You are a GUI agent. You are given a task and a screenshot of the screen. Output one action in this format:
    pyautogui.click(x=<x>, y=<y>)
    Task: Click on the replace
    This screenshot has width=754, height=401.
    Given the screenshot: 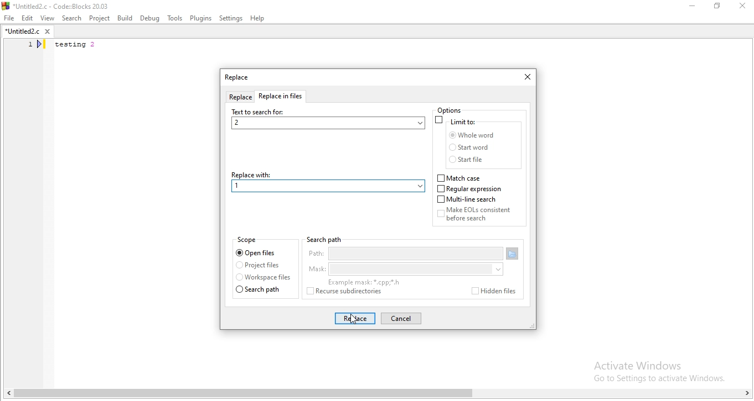 What is the action you would take?
    pyautogui.click(x=354, y=319)
    